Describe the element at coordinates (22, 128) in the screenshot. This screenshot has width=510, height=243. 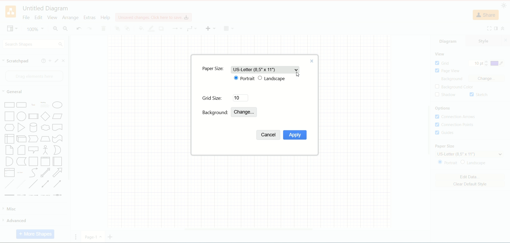
I see `Triangle` at that location.